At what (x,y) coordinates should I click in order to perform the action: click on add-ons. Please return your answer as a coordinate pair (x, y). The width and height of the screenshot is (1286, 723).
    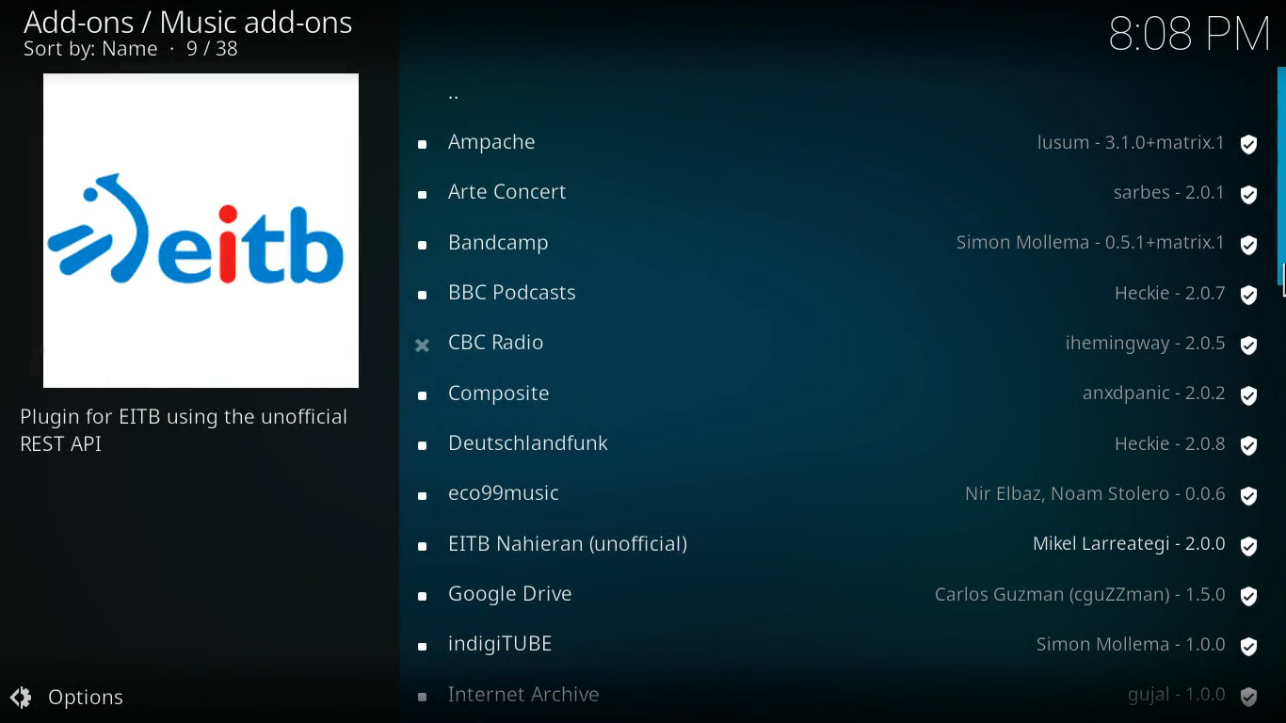
    Looking at the image, I should click on (520, 696).